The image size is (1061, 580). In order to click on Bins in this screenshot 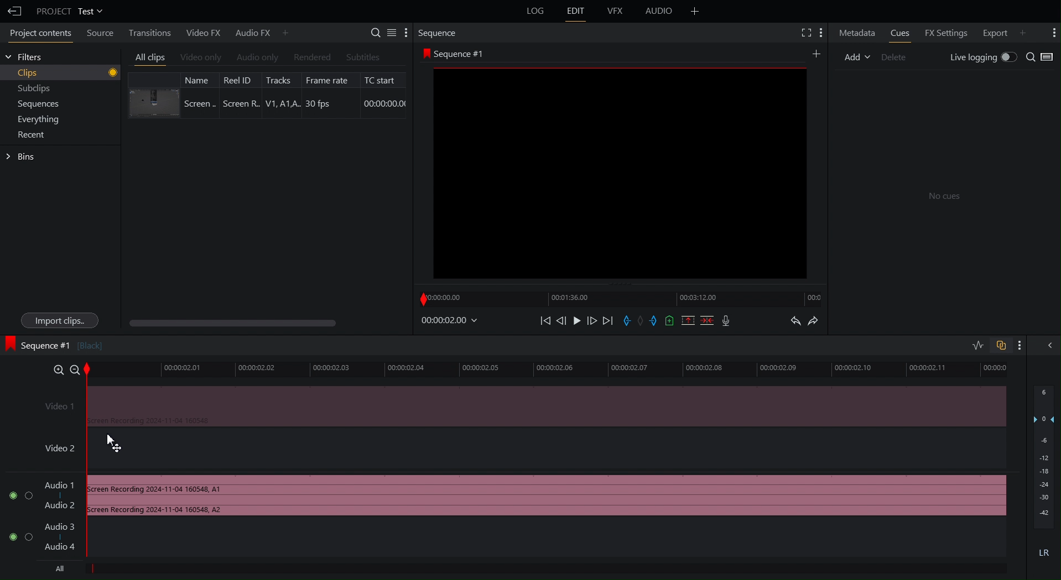, I will do `click(21, 157)`.